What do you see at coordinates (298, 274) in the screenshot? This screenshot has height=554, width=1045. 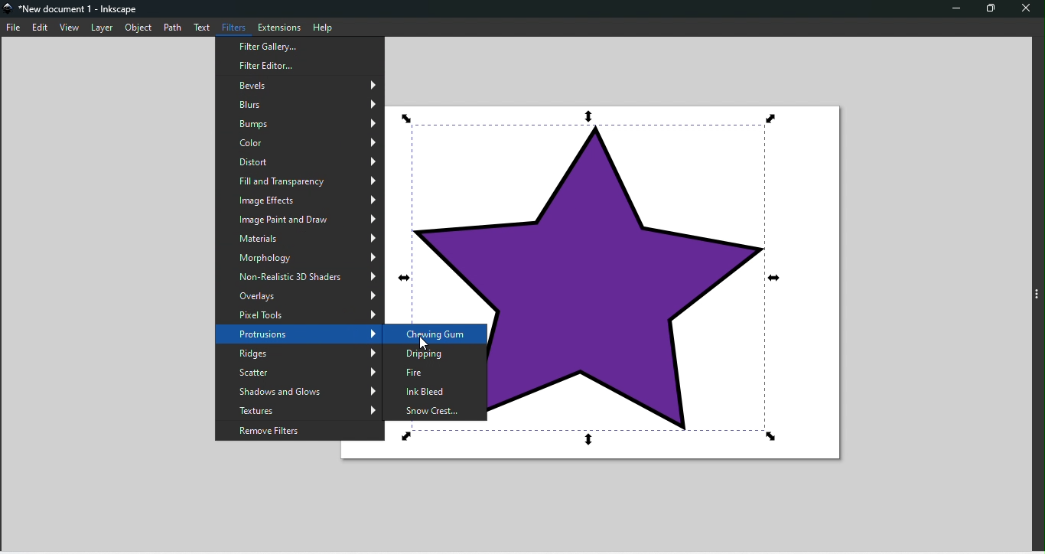 I see `Non-realistic 3D Shades` at bounding box center [298, 274].